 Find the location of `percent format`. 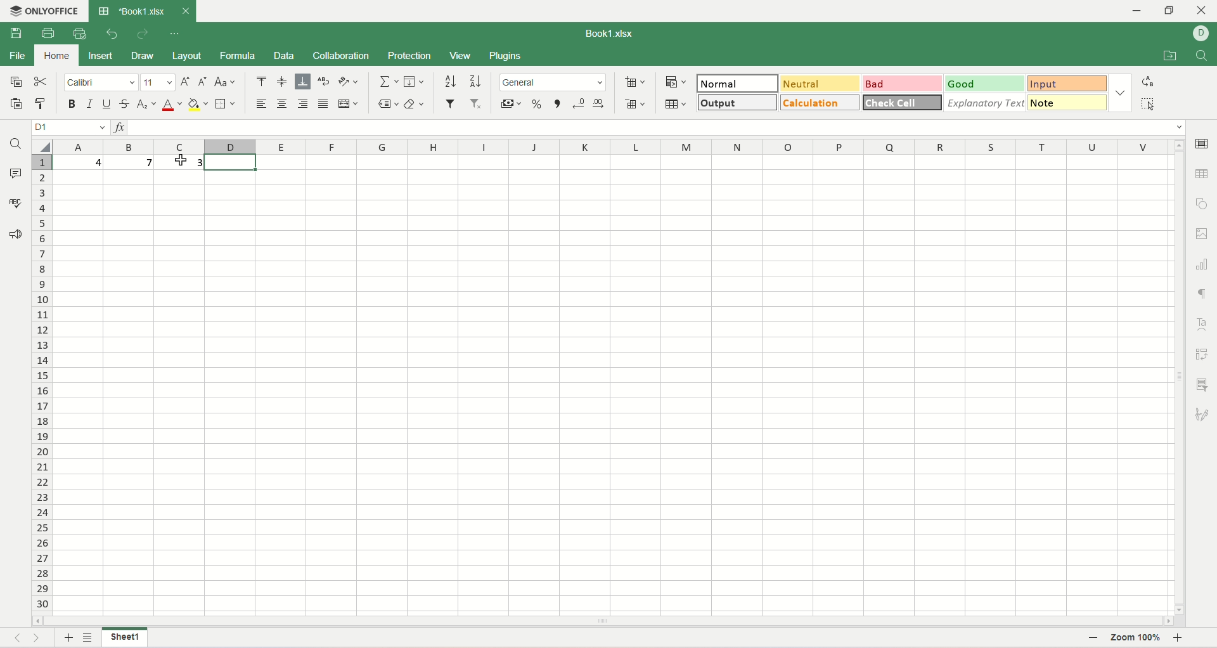

percent format is located at coordinates (536, 103).